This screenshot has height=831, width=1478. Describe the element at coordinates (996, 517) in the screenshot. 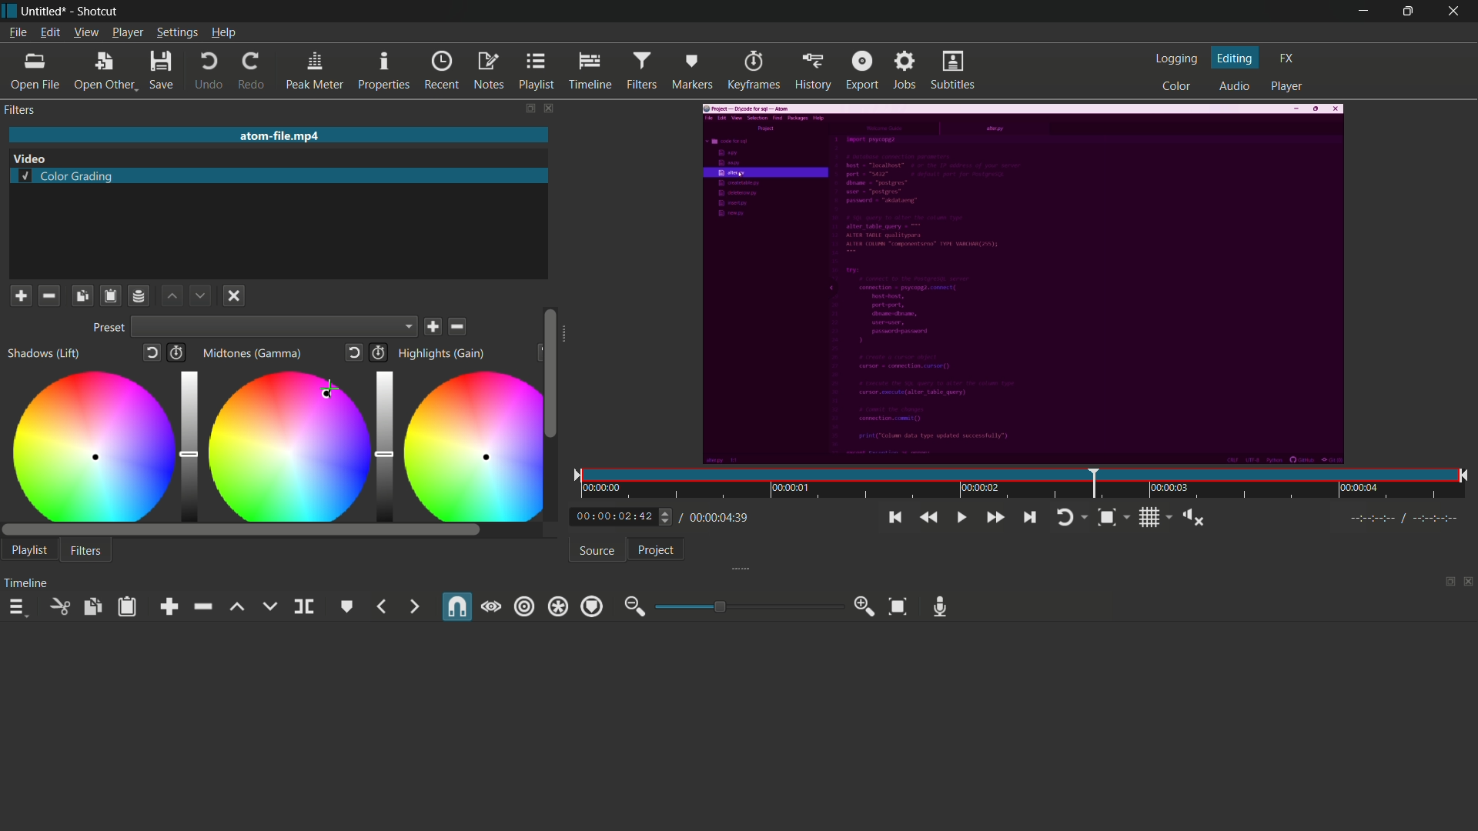

I see `quickly play forward` at that location.